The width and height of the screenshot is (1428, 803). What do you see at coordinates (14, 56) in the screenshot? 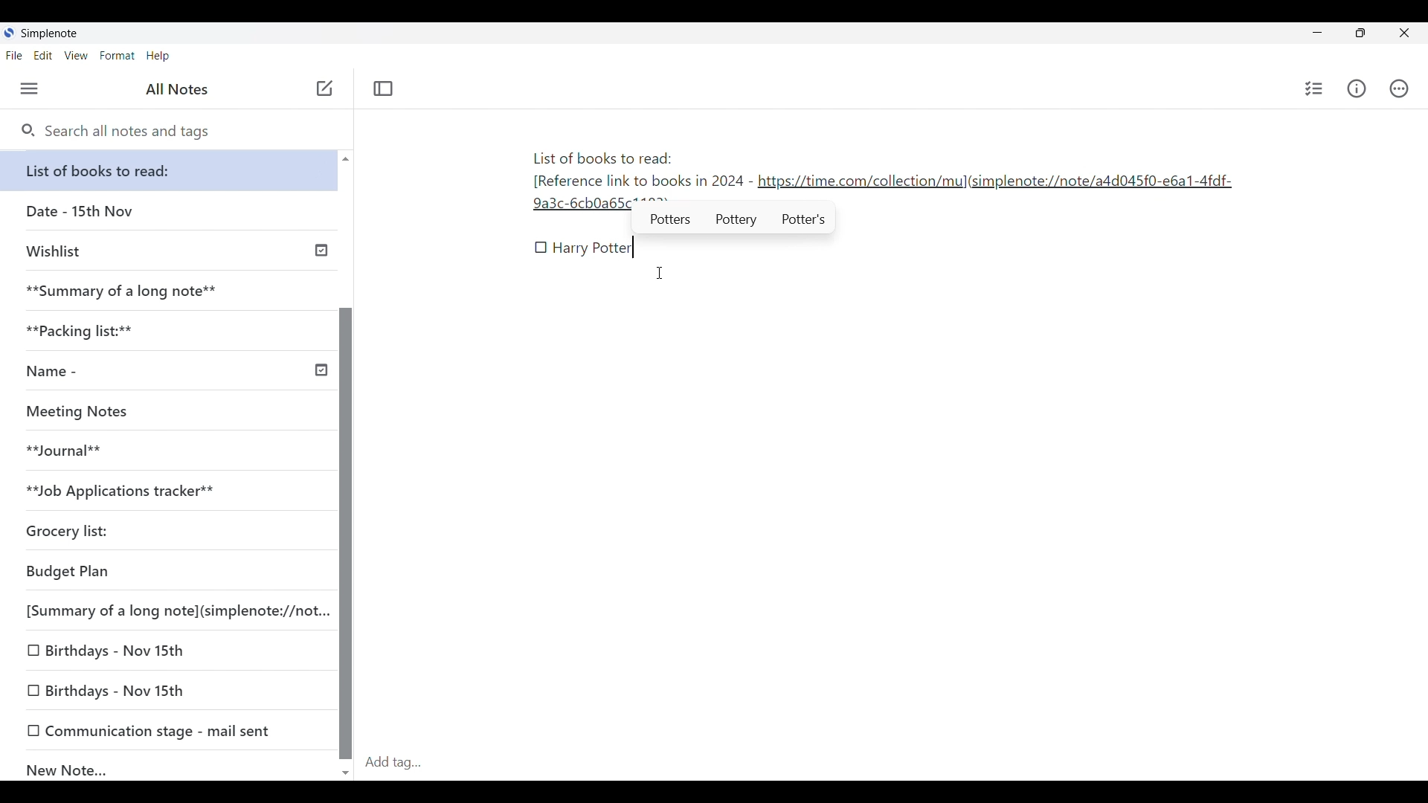
I see `File` at bounding box center [14, 56].